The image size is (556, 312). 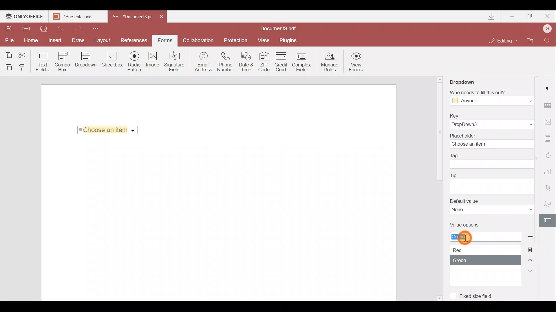 I want to click on Radio, so click(x=135, y=62).